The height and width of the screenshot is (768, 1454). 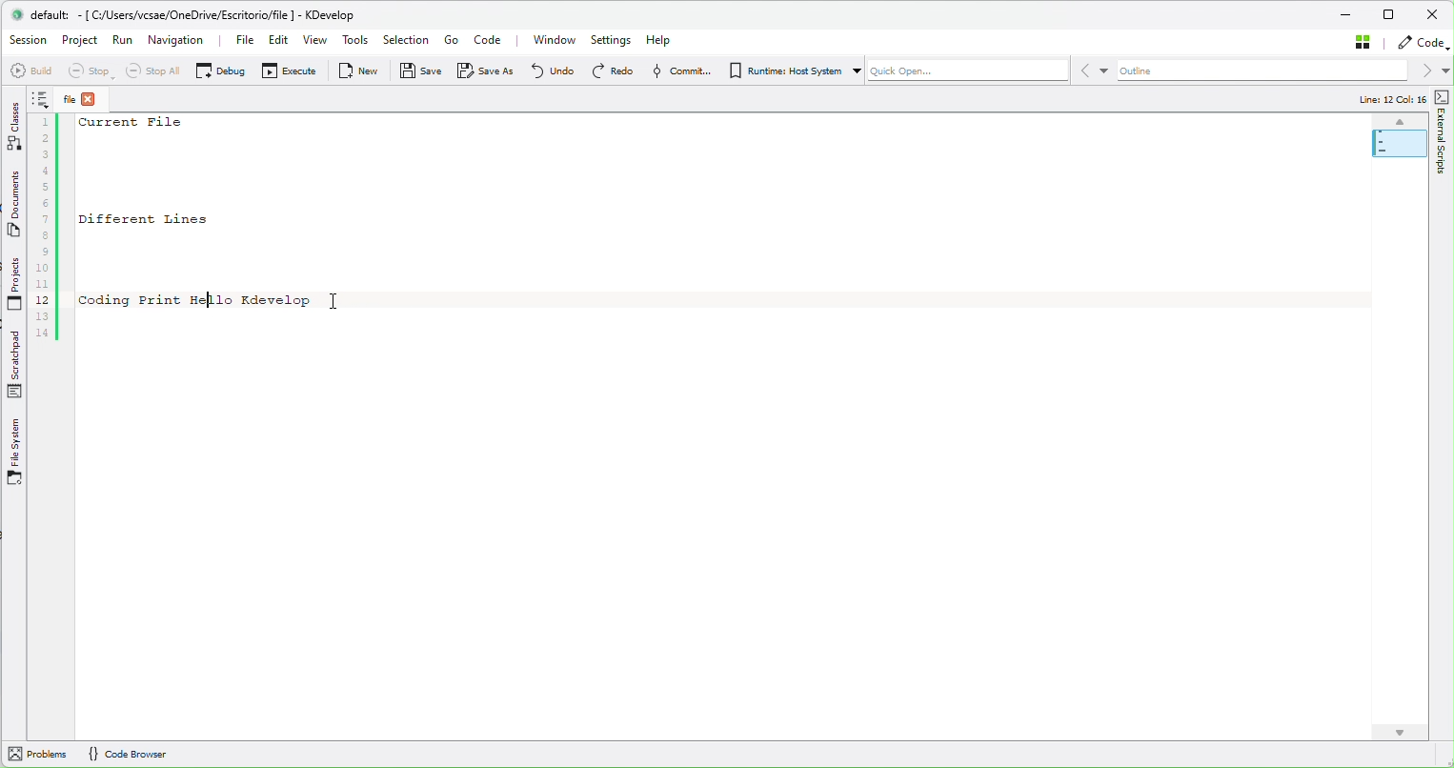 I want to click on Classes, so click(x=12, y=125).